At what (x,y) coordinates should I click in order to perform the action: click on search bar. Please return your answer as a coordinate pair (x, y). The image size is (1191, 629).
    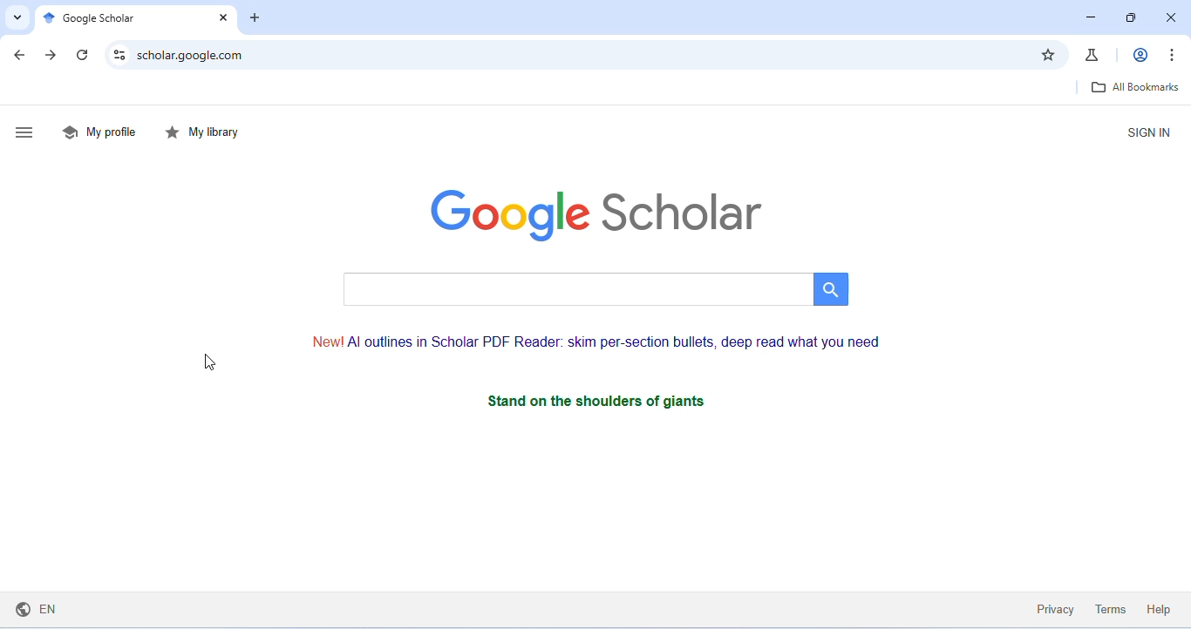
    Looking at the image, I should click on (593, 289).